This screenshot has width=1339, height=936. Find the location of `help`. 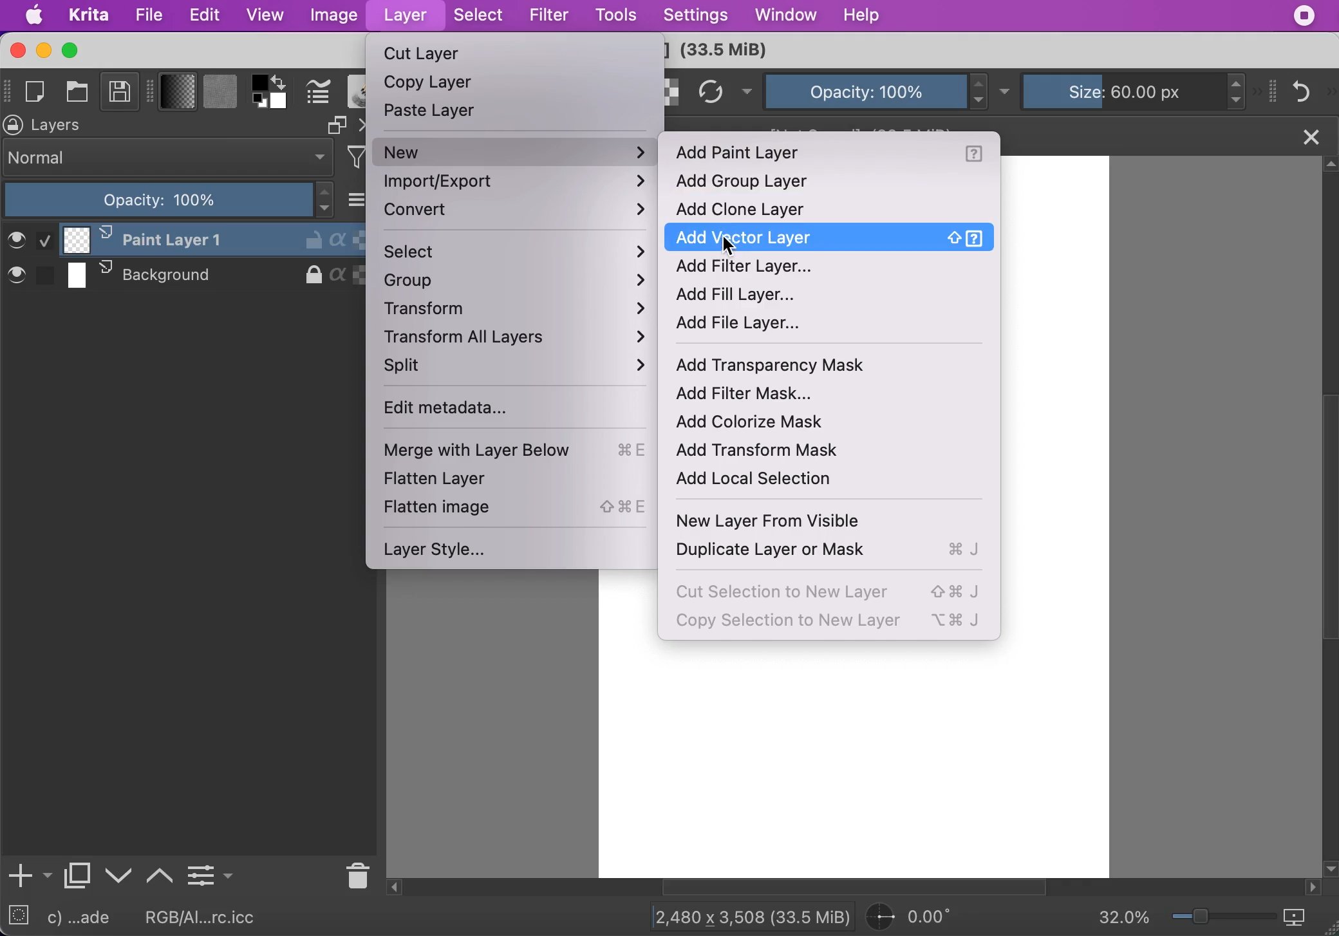

help is located at coordinates (865, 15).